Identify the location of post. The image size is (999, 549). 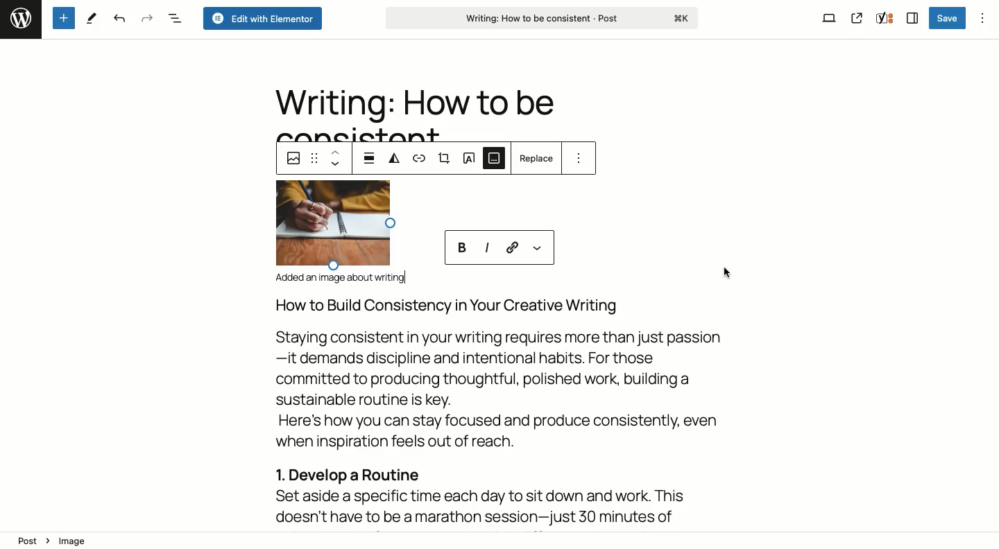
(28, 541).